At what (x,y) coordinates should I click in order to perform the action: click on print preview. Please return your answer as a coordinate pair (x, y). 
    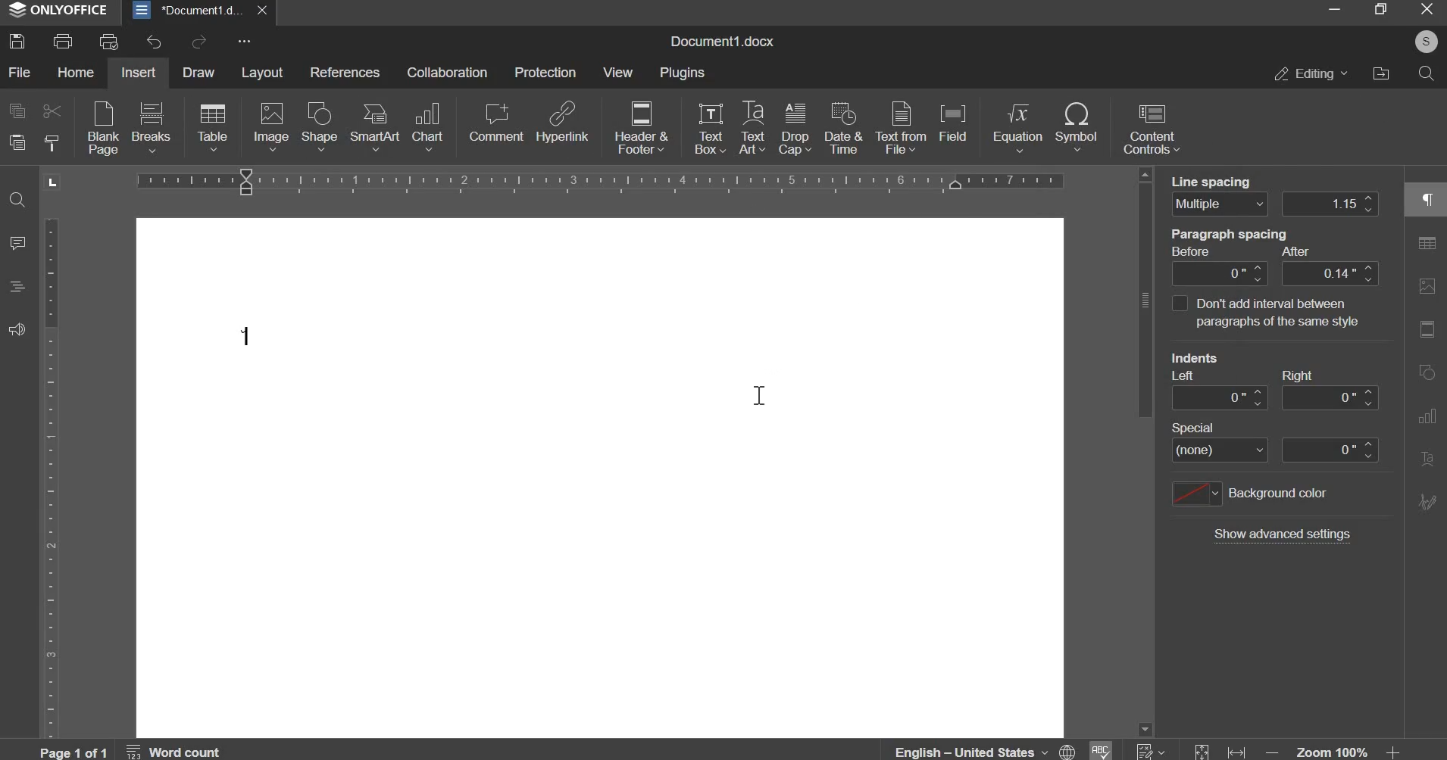
    Looking at the image, I should click on (111, 41).